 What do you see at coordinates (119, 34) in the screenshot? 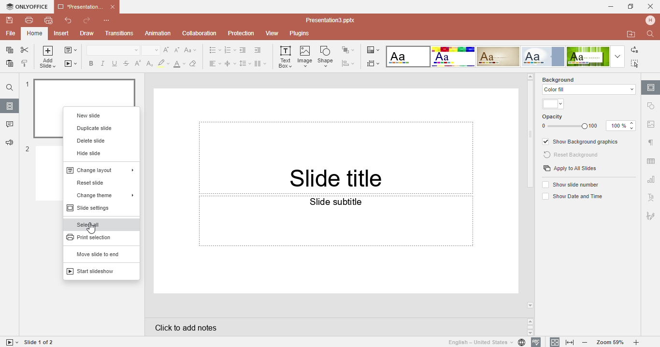
I see `Transitions` at bounding box center [119, 34].